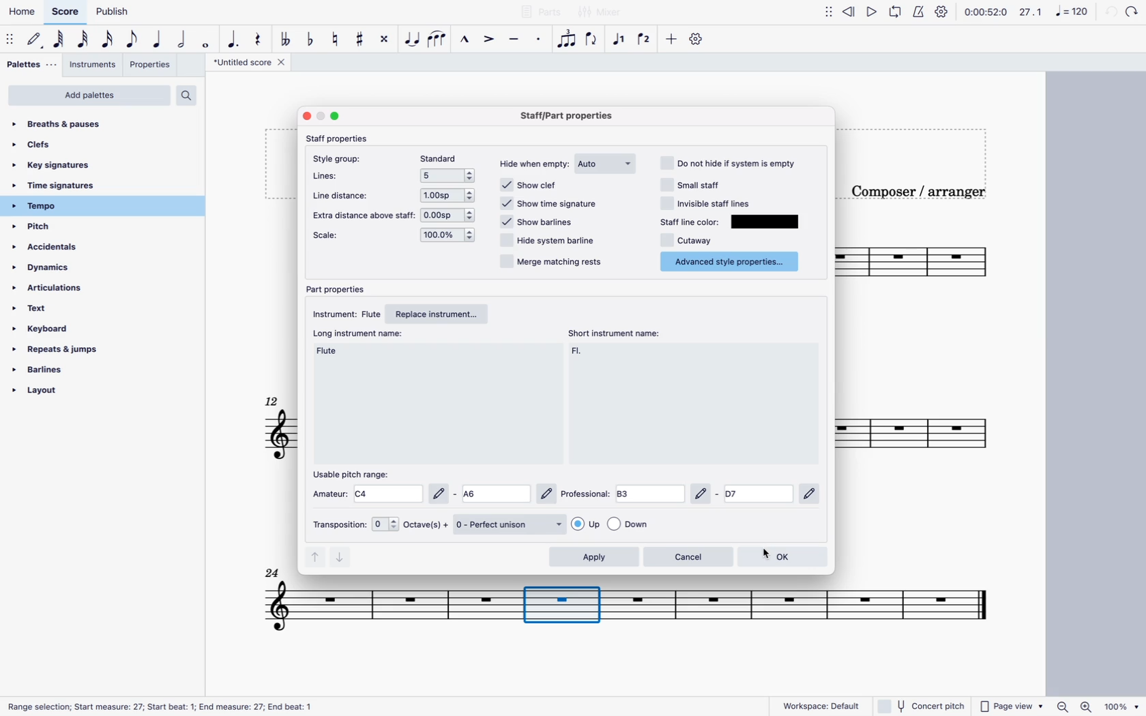  Describe the element at coordinates (108, 40) in the screenshot. I see `16th note` at that location.